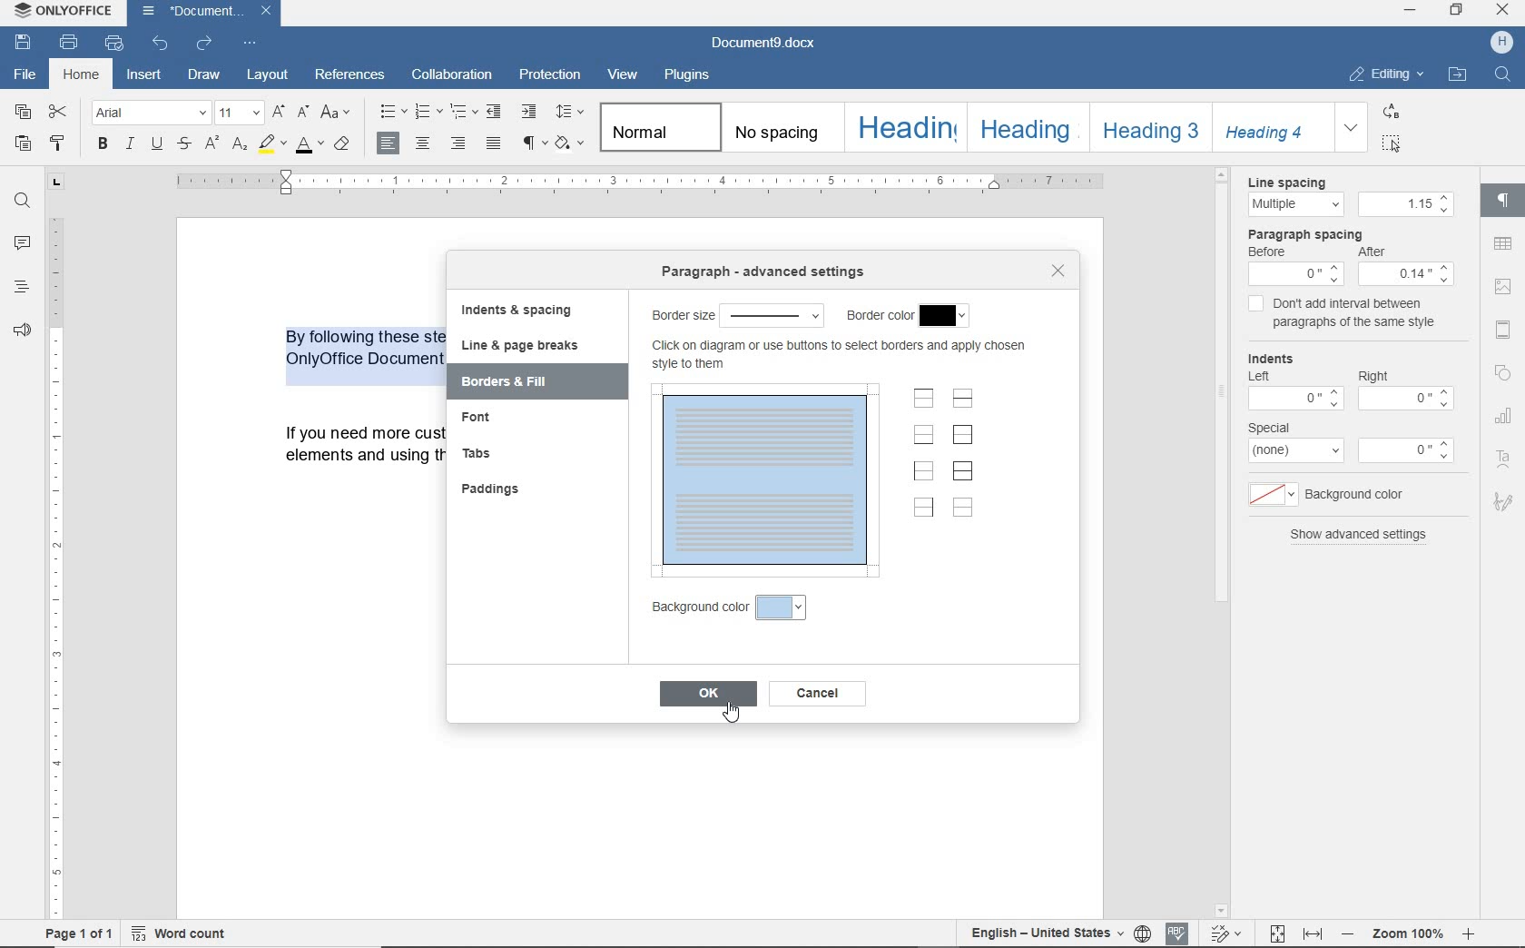 Image resolution: width=1525 pixels, height=948 pixels. What do you see at coordinates (836, 356) in the screenshot?
I see `more info` at bounding box center [836, 356].